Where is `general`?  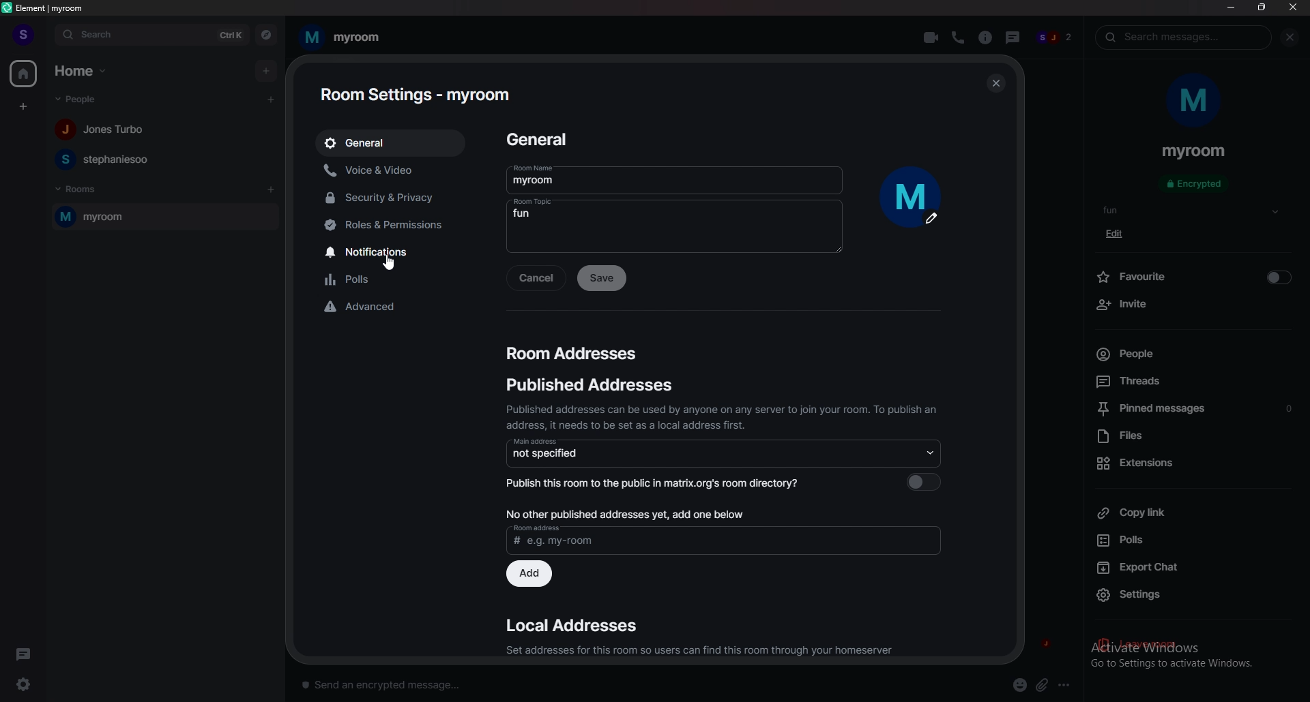
general is located at coordinates (542, 141).